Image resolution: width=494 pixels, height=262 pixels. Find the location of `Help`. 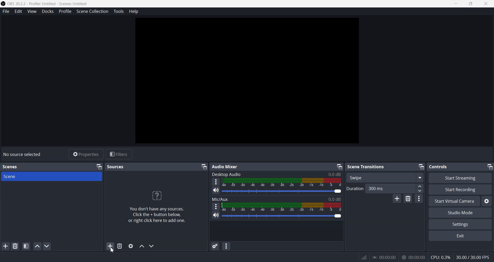

Help is located at coordinates (134, 11).